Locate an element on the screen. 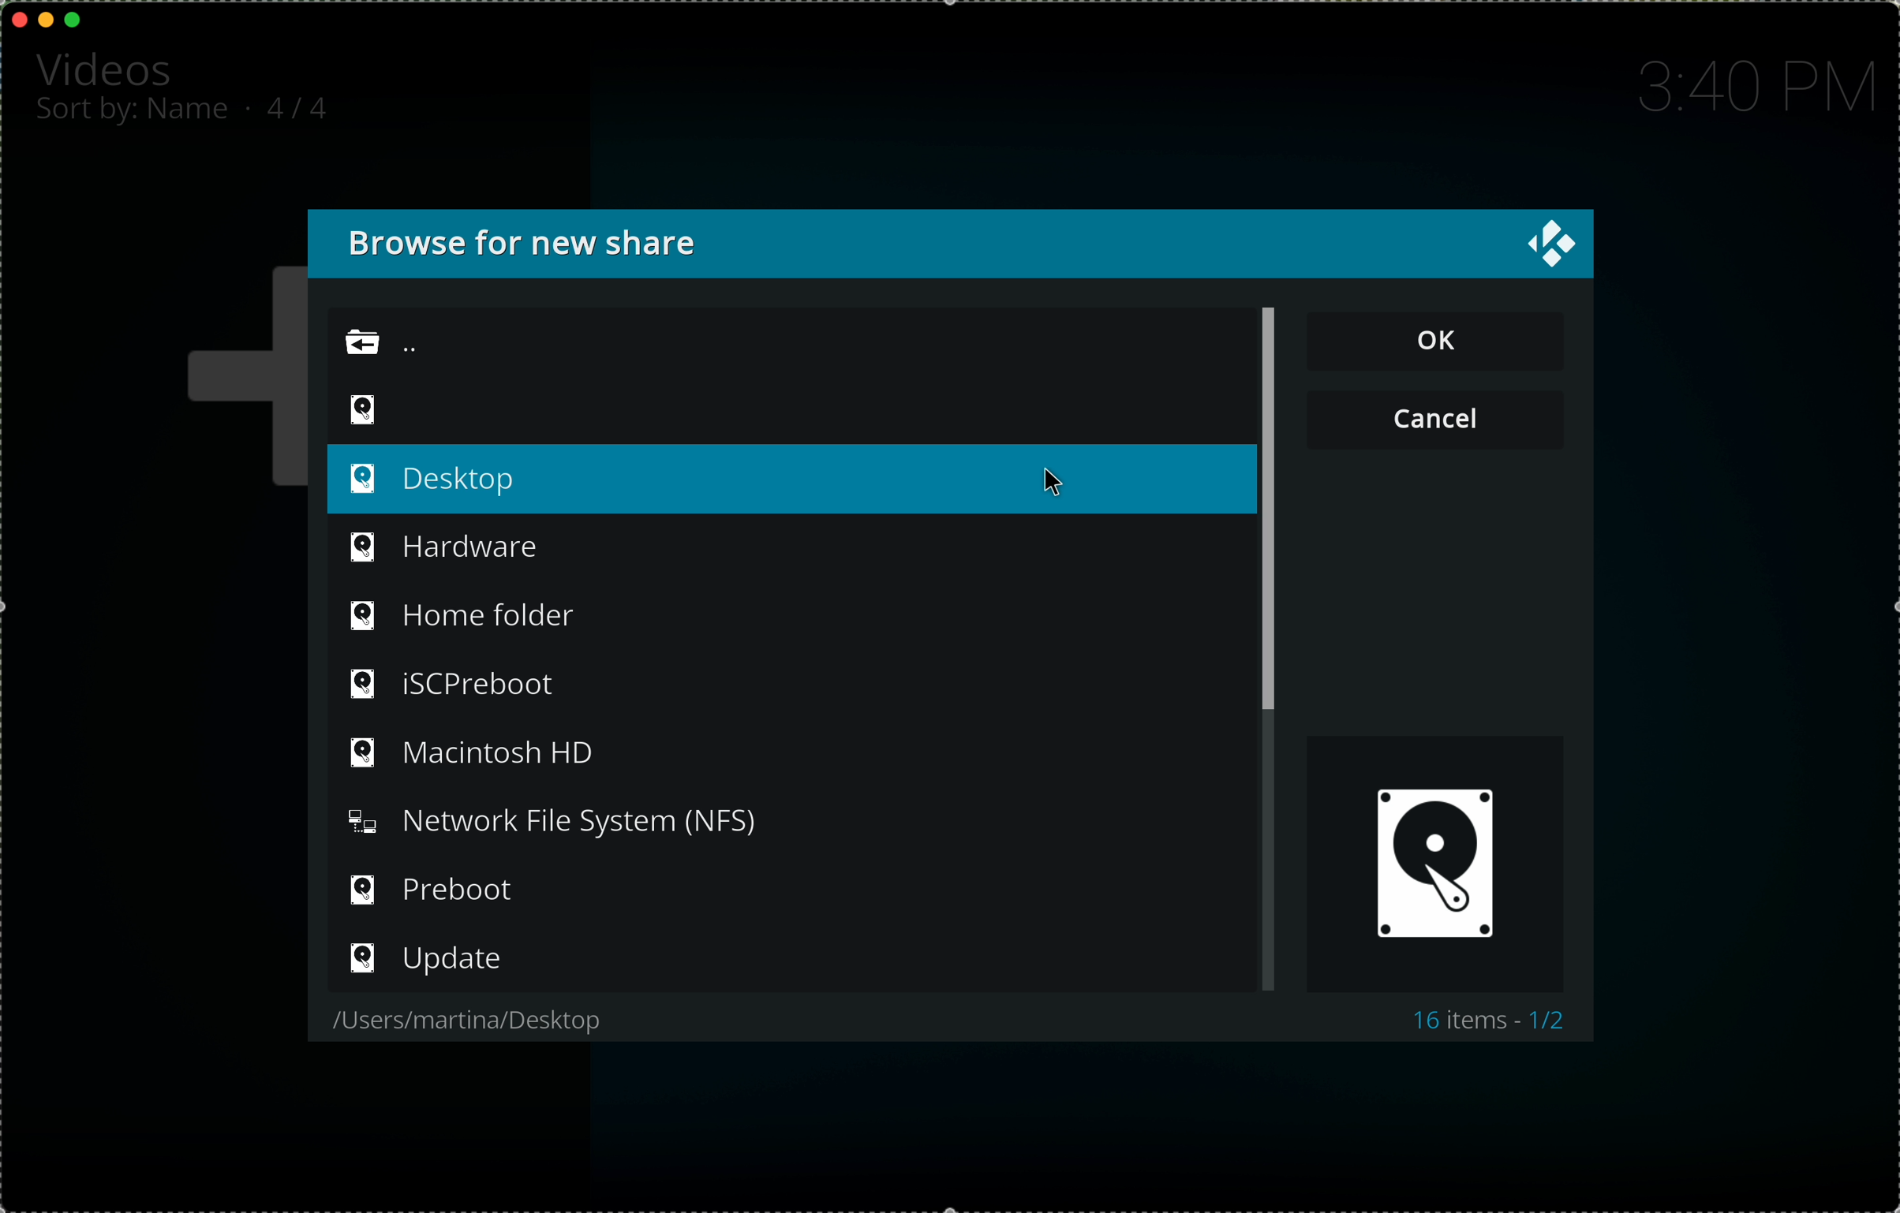  click on desktop option is located at coordinates (795, 481).